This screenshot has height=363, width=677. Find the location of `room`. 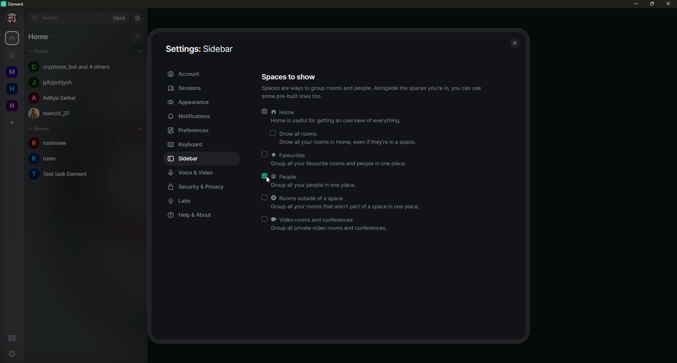

room is located at coordinates (66, 174).